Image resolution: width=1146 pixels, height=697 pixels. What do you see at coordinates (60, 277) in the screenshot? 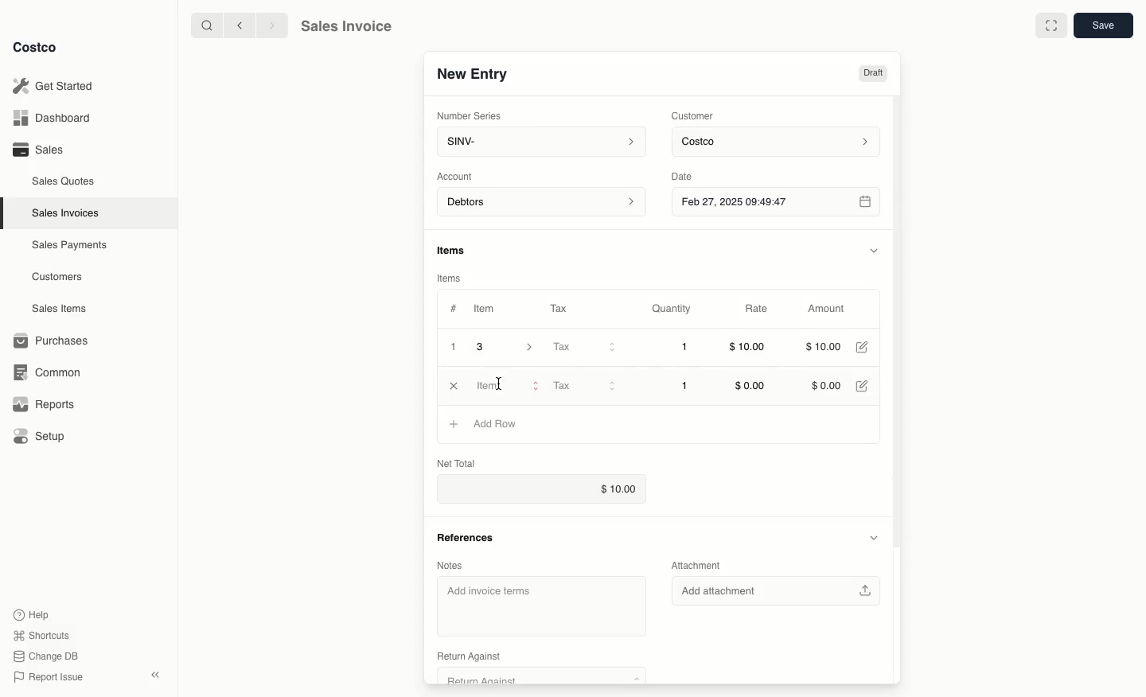
I see `Customers` at bounding box center [60, 277].